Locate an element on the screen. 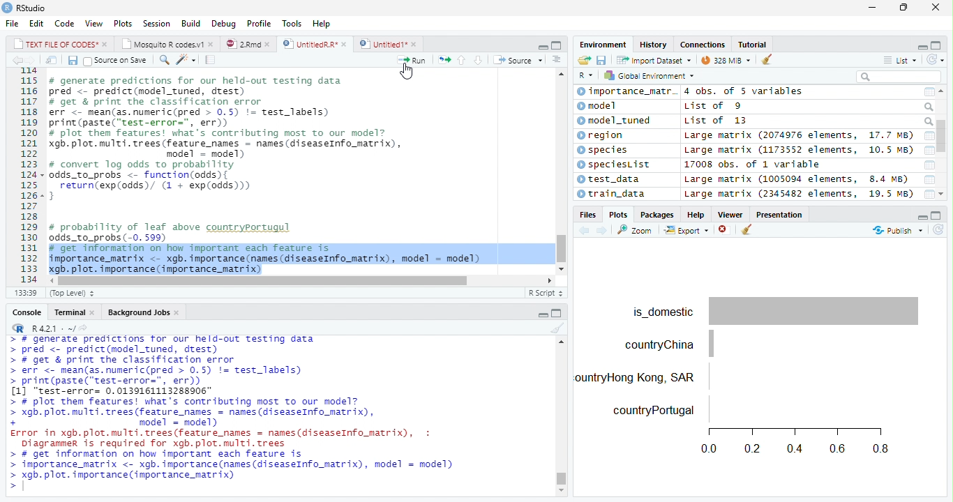 This screenshot has width=953, height=502. R is located at coordinates (586, 74).